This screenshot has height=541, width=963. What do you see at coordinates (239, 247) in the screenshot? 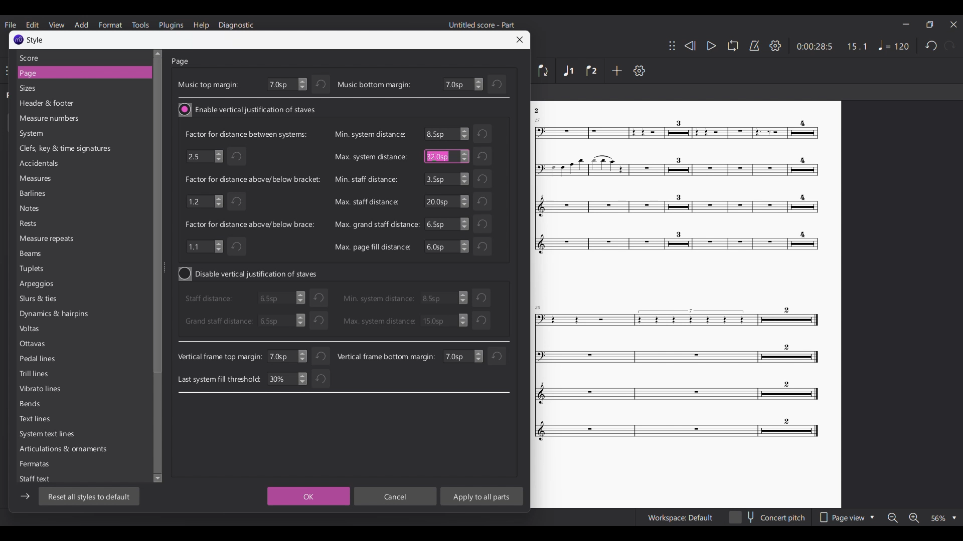
I see `Undo` at bounding box center [239, 247].